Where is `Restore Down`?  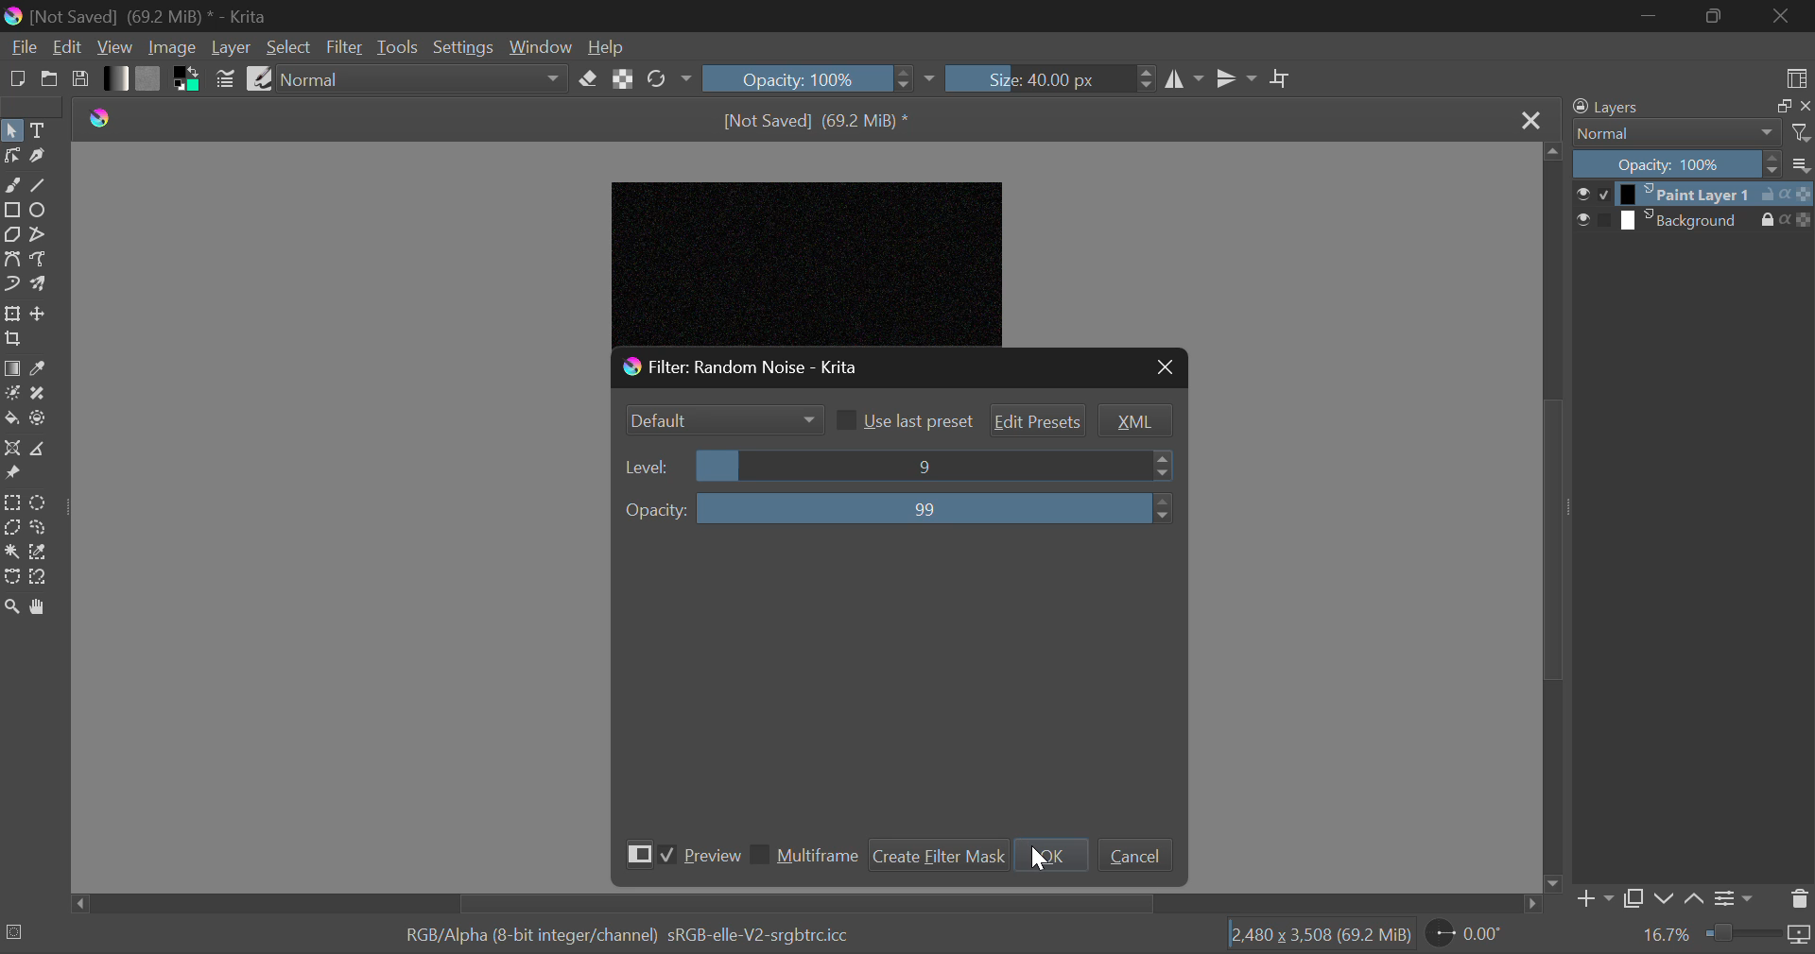
Restore Down is located at coordinates (1651, 16).